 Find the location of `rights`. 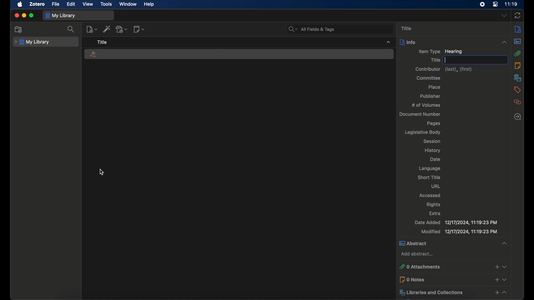

rights is located at coordinates (434, 205).